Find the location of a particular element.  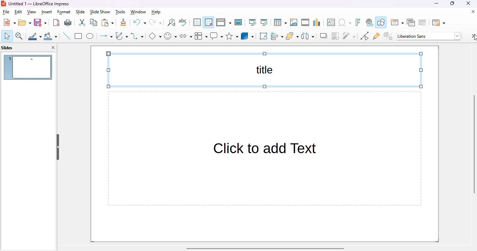

close document is located at coordinates (472, 12).